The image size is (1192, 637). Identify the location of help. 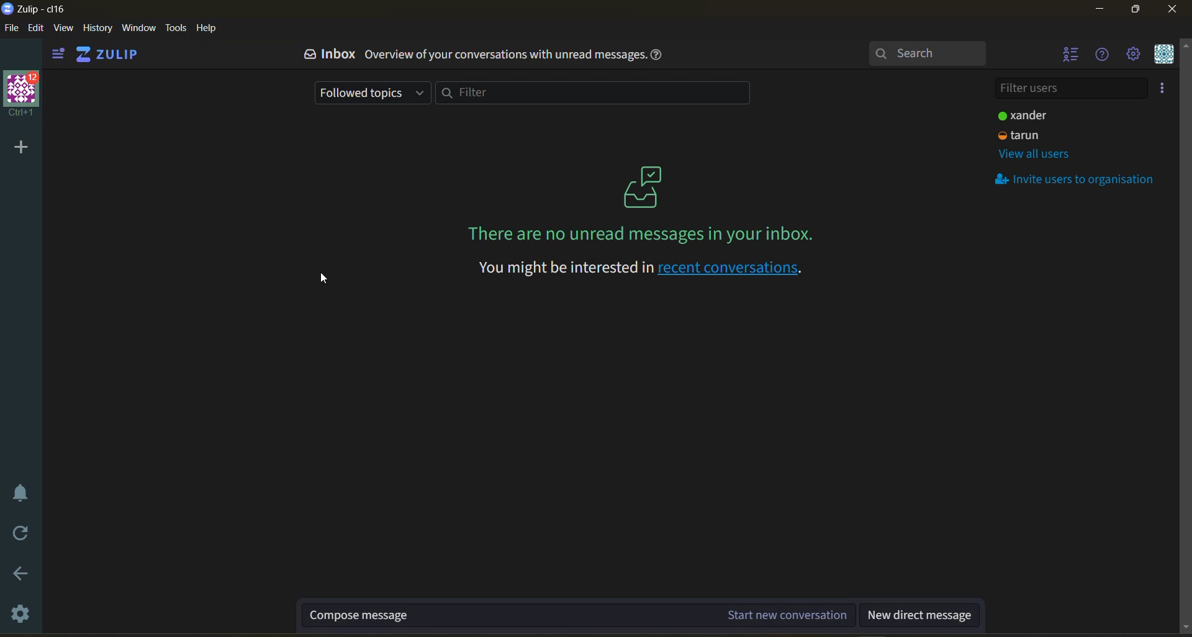
(211, 28).